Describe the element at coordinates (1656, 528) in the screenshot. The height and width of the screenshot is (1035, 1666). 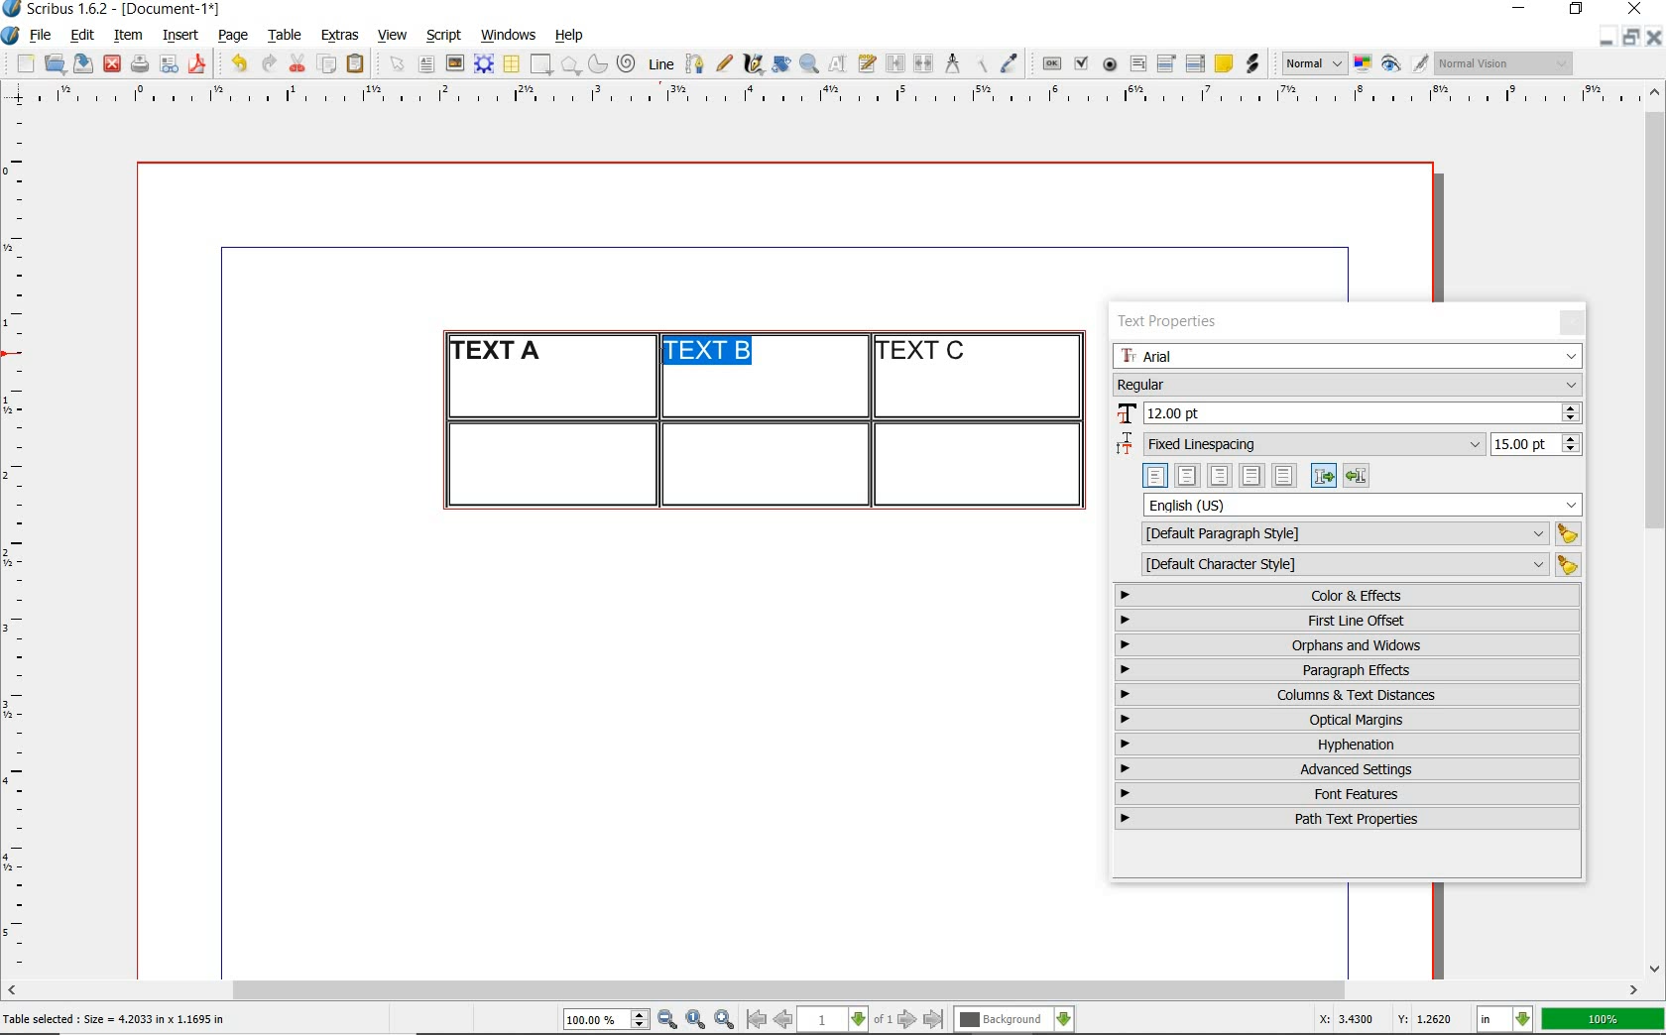
I see `scrollbar` at that location.